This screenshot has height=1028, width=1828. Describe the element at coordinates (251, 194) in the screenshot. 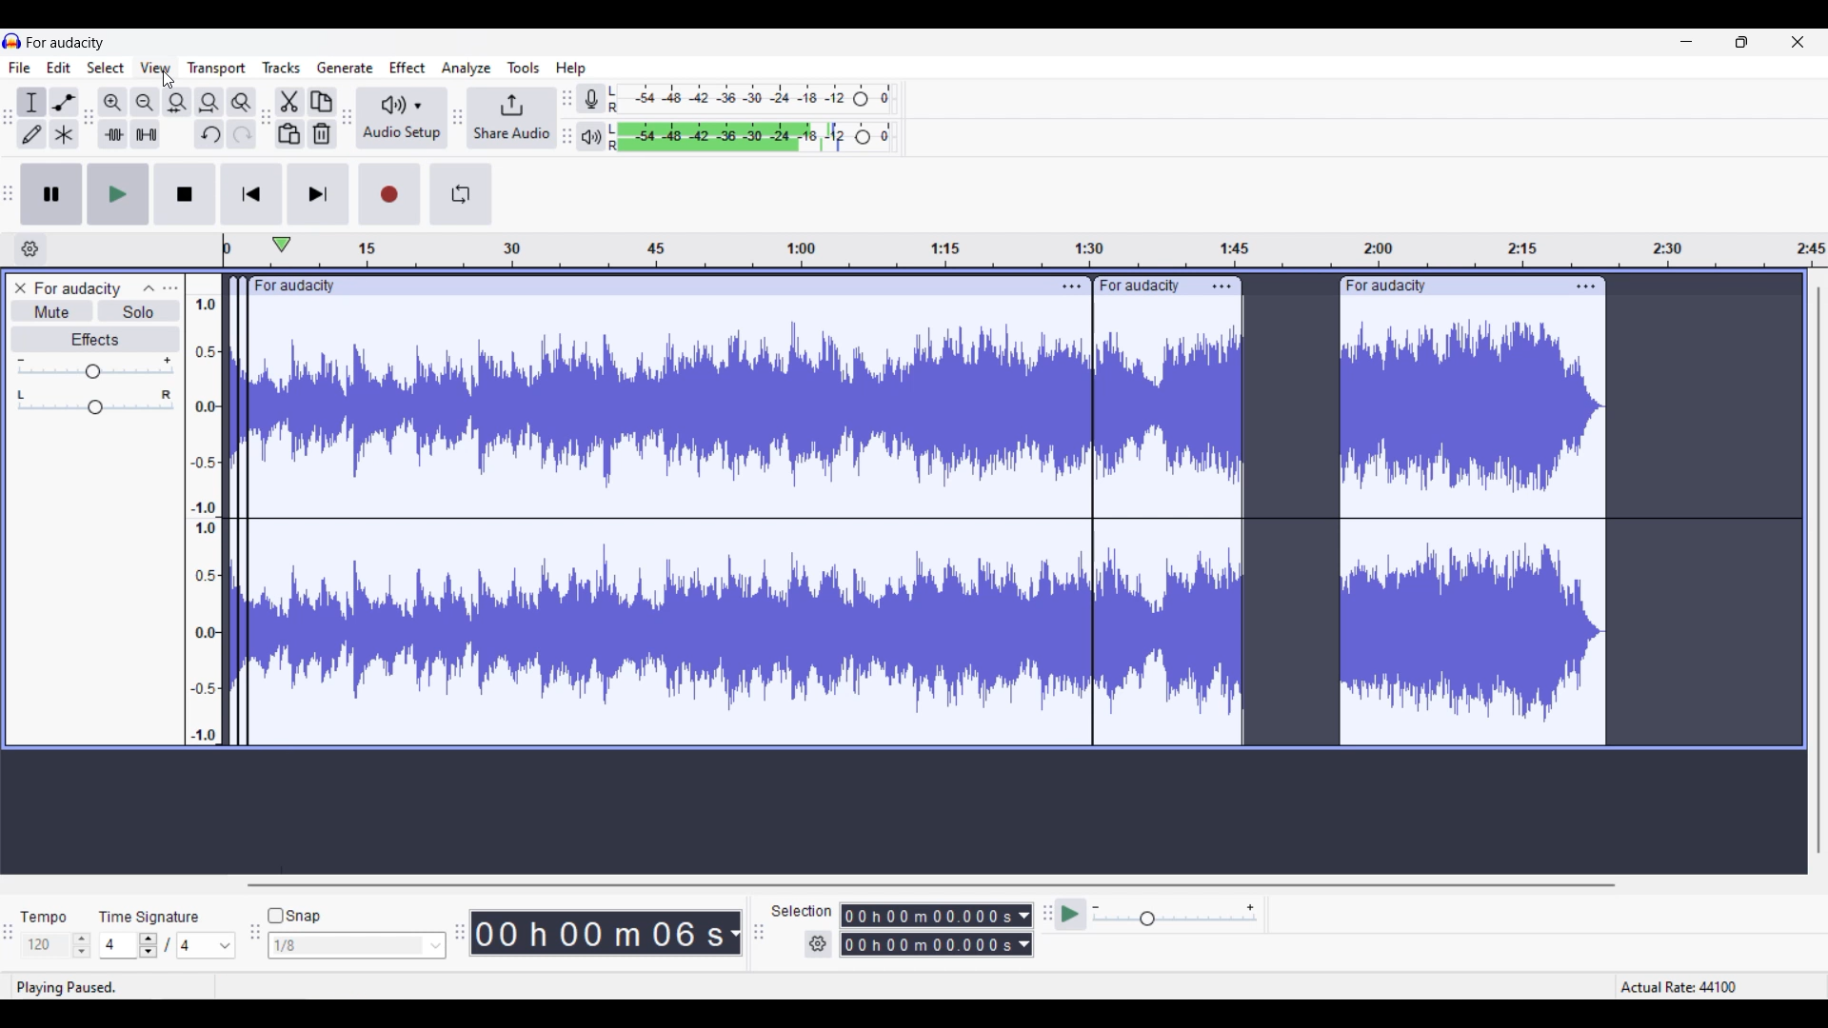

I see `Skip/Select to start` at that location.